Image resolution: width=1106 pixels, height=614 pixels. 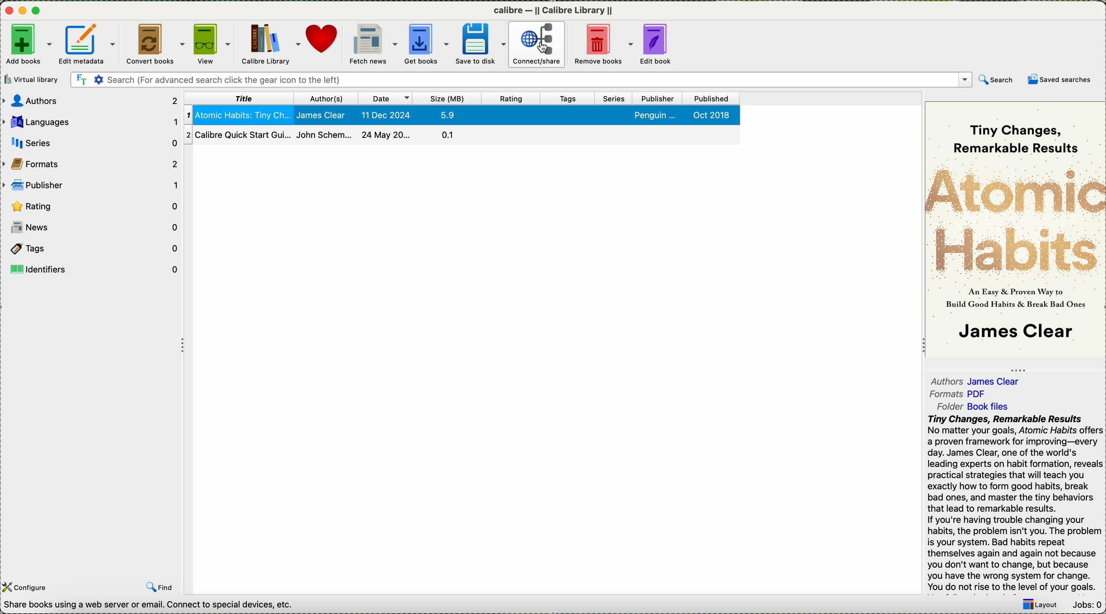 I want to click on saved searches, so click(x=1062, y=80).